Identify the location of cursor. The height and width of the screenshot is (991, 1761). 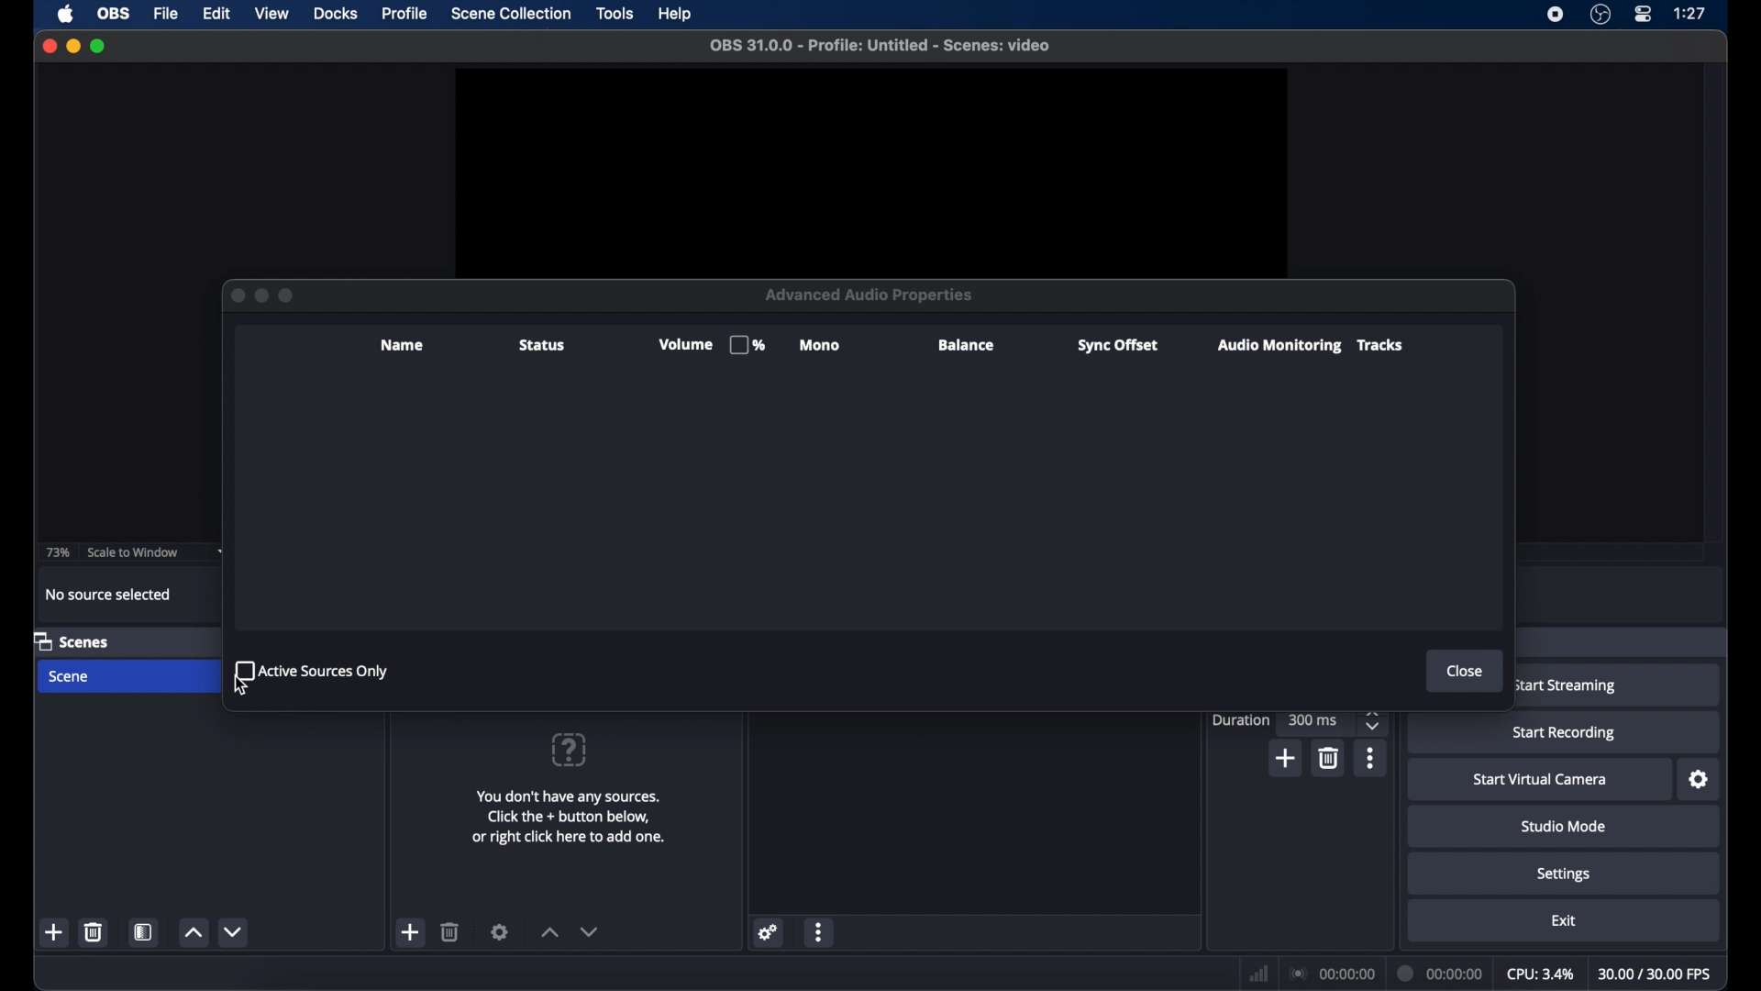
(242, 687).